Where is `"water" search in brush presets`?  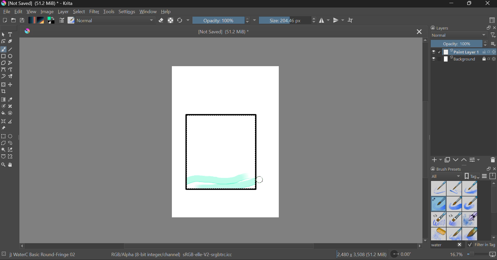 "water" search in brush presets is located at coordinates (447, 246).